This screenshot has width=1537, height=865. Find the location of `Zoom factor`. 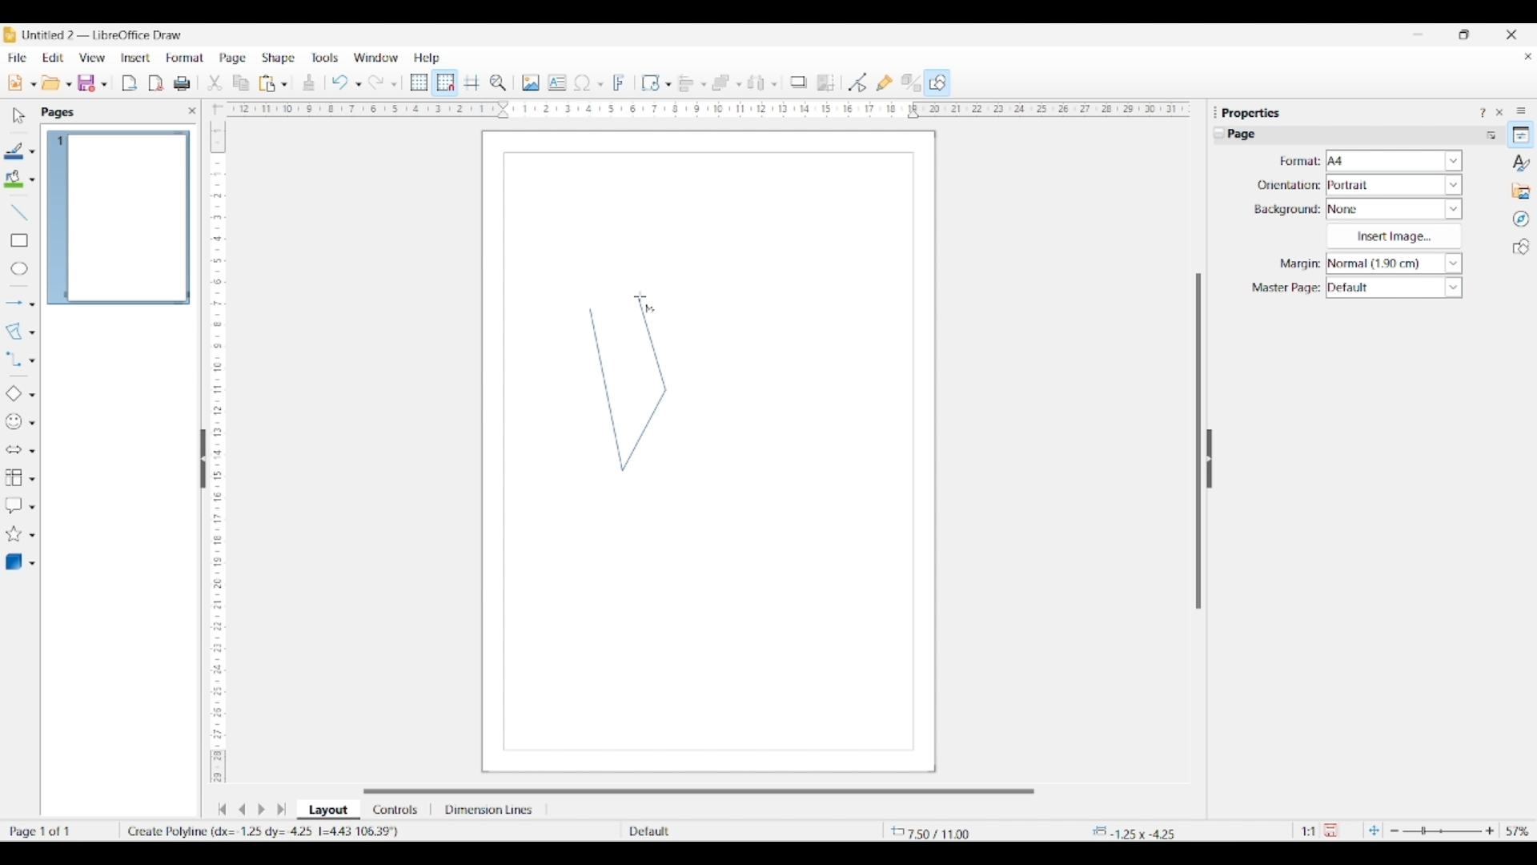

Zoom factor is located at coordinates (1519, 831).